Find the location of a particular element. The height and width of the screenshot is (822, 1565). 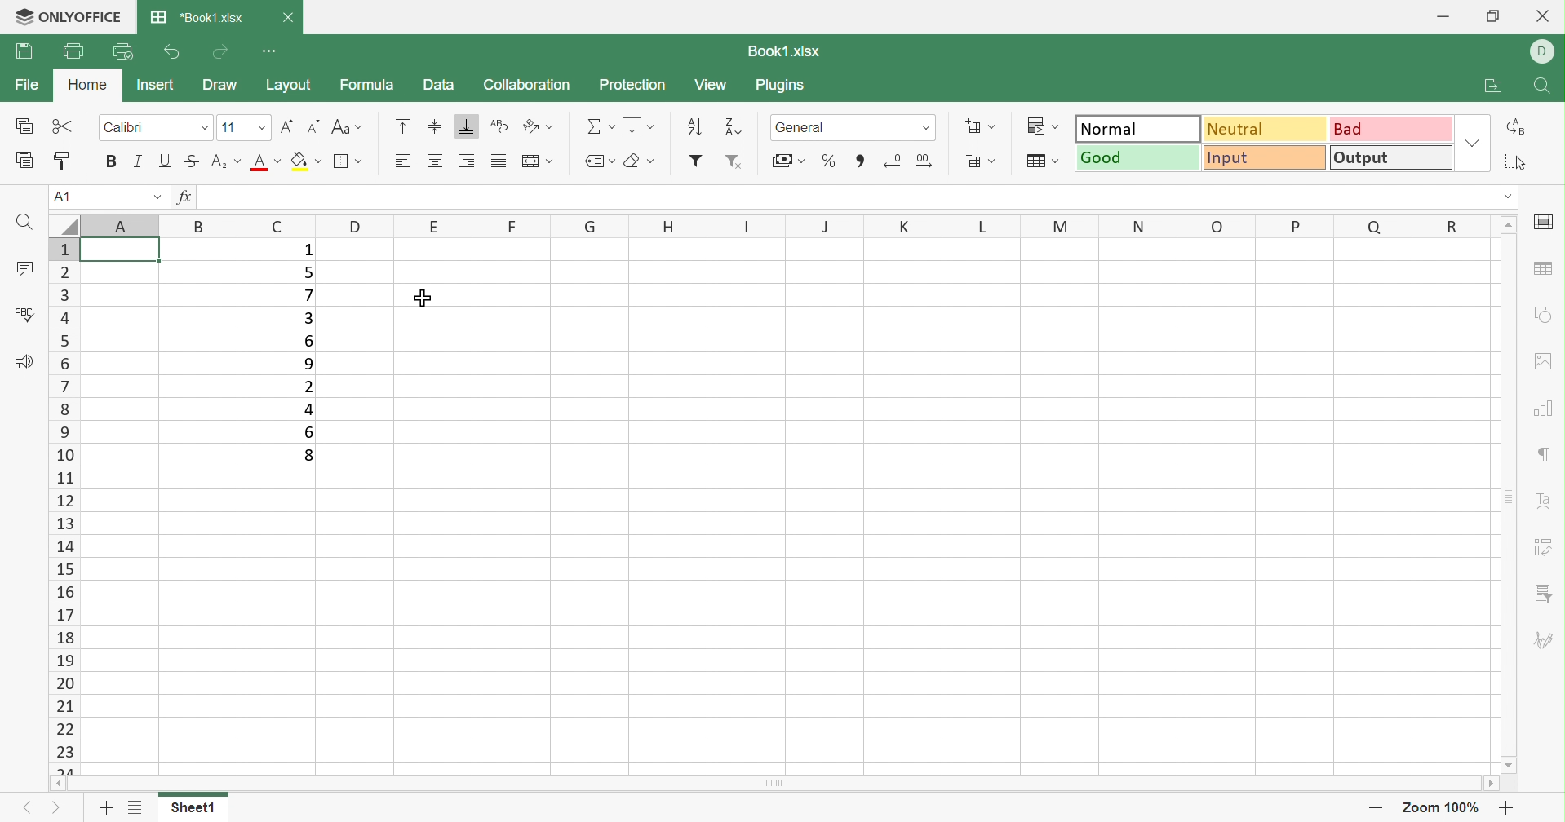

Strikethrough is located at coordinates (195, 162).